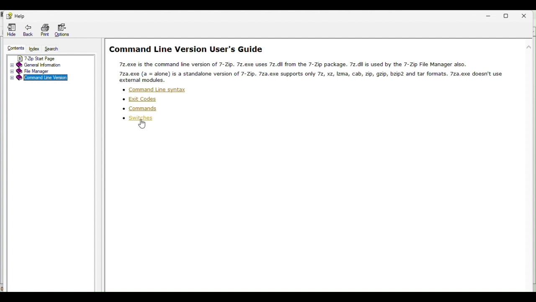 Image resolution: width=536 pixels, height=302 pixels. What do you see at coordinates (54, 65) in the screenshot?
I see `General information` at bounding box center [54, 65].